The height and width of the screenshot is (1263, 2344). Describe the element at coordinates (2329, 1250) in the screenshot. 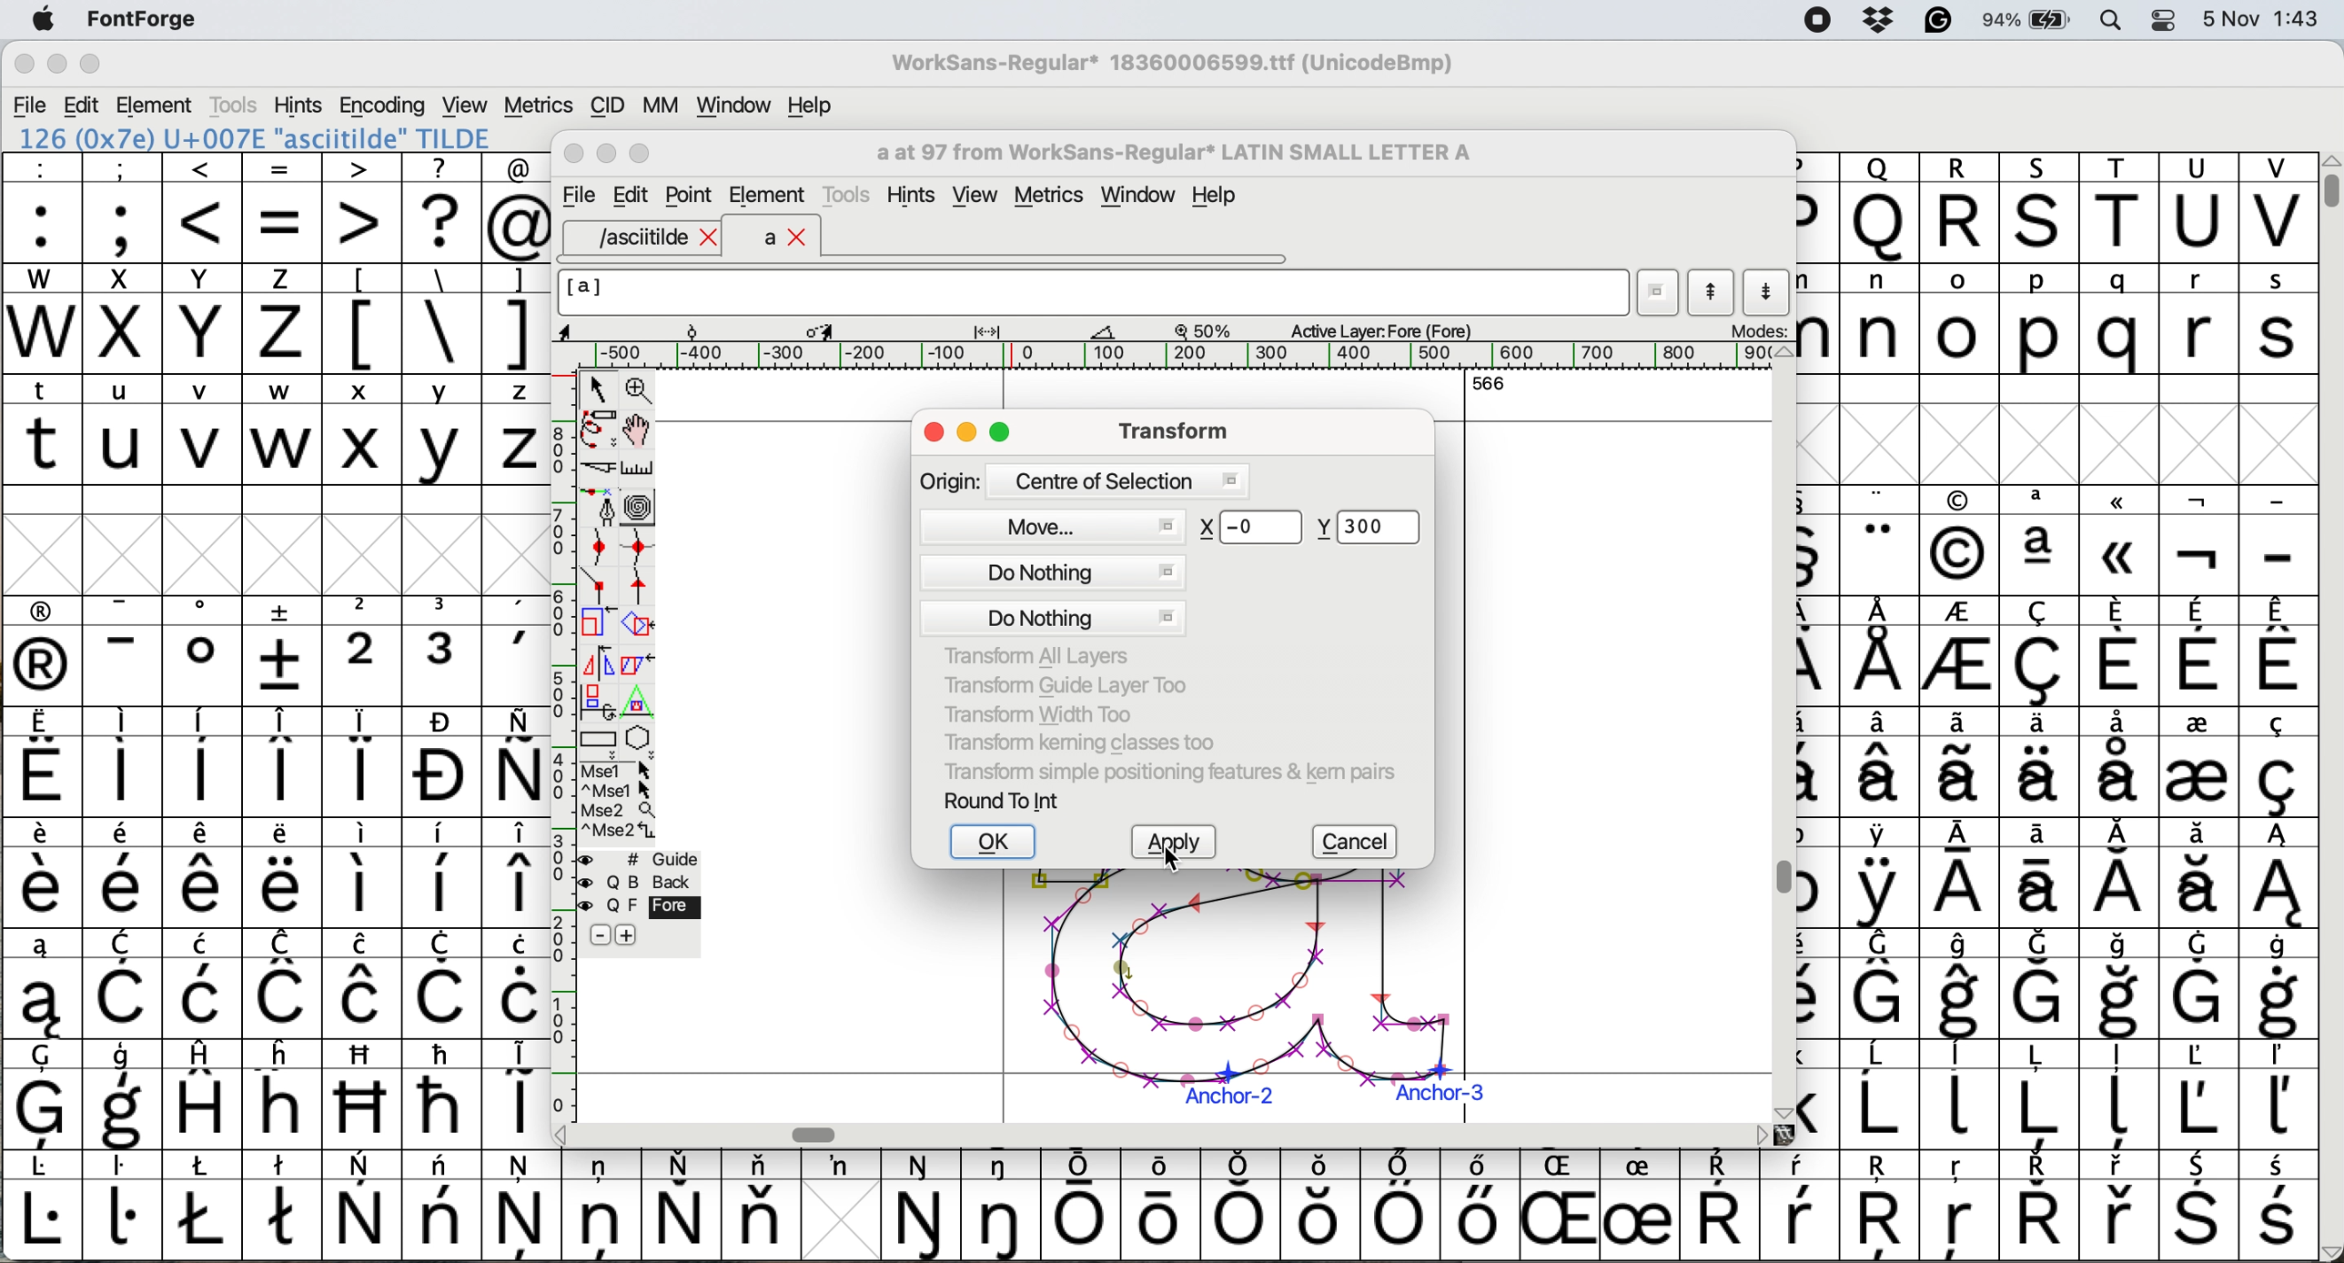

I see `scroll button` at that location.